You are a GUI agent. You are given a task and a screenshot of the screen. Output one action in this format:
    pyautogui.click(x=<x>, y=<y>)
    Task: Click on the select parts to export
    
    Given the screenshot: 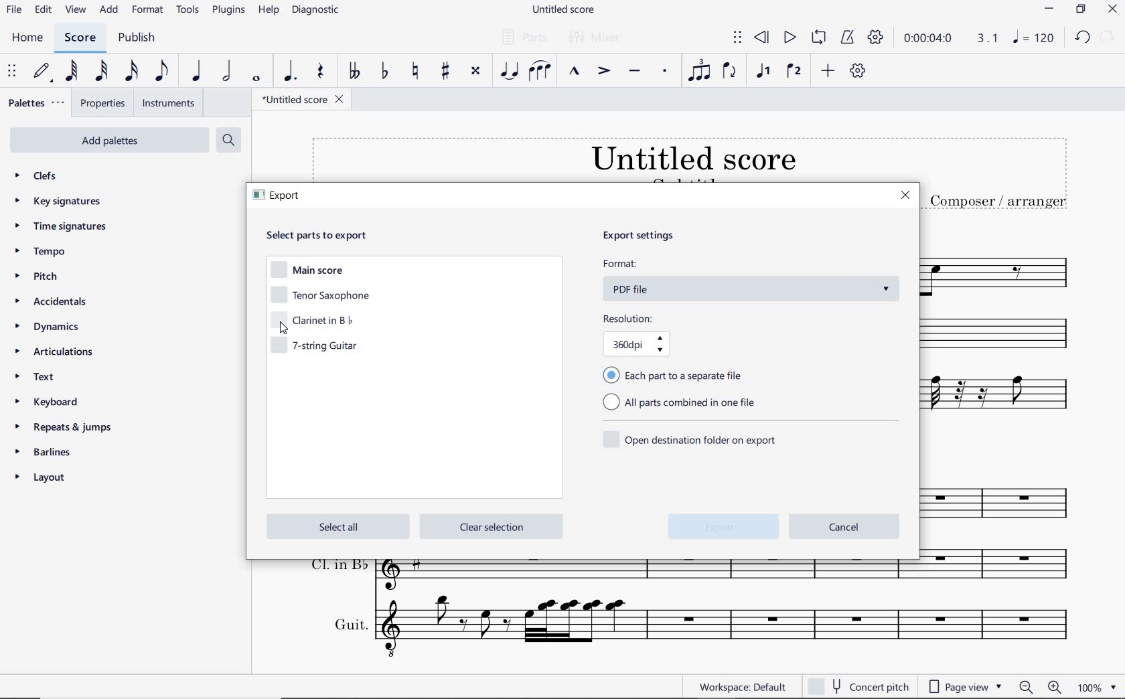 What is the action you would take?
    pyautogui.click(x=325, y=235)
    